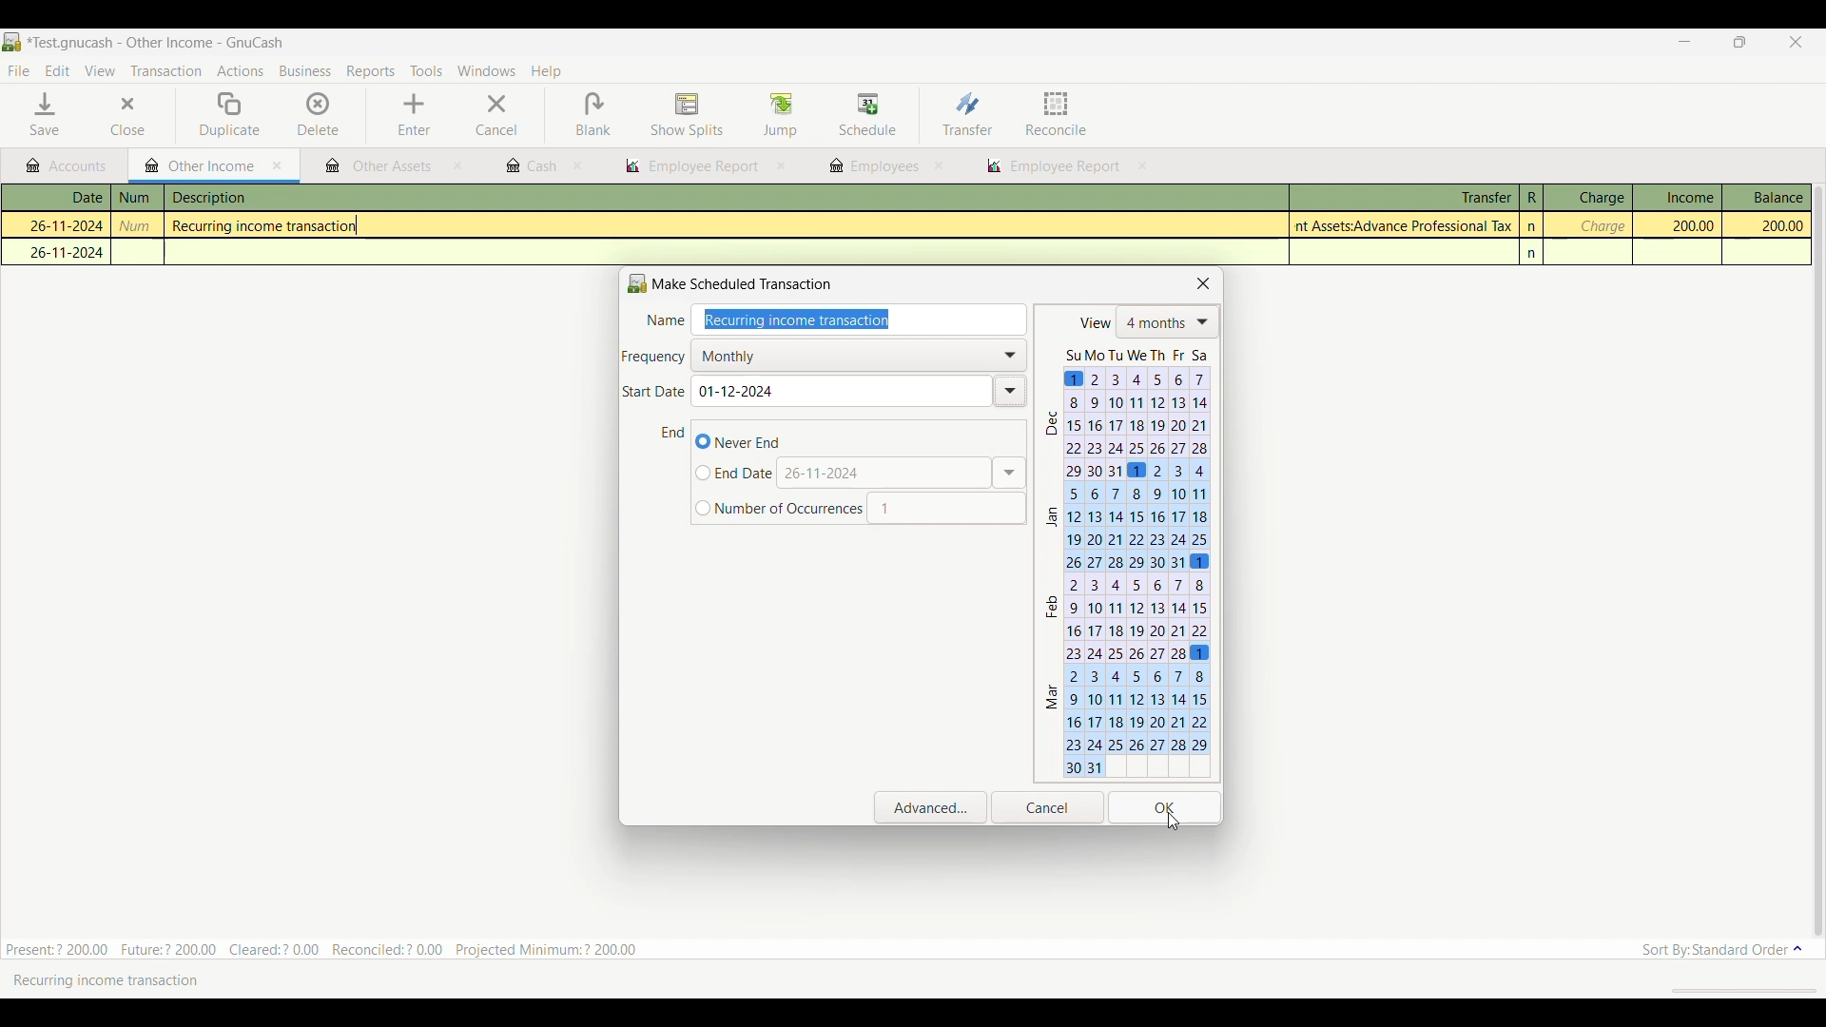  Describe the element at coordinates (70, 166) in the screenshot. I see `Accounts` at that location.